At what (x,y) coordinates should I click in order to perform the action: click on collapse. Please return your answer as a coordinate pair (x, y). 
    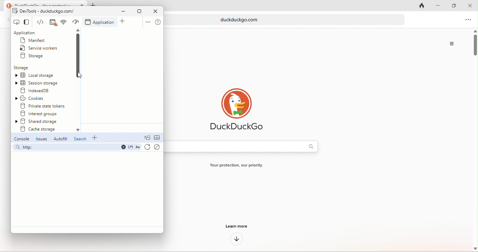
    Looking at the image, I should click on (158, 138).